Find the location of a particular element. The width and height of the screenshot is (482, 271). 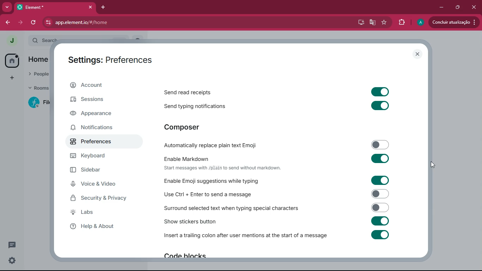

people is located at coordinates (40, 74).